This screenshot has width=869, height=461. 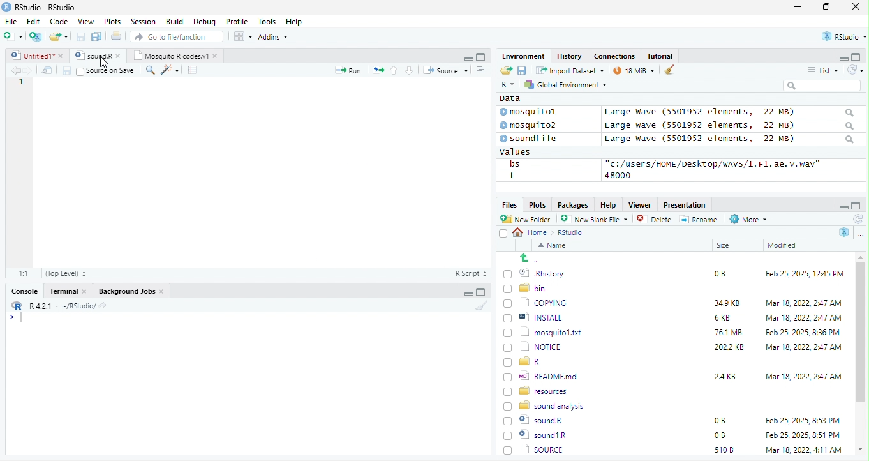 I want to click on © sound1R, so click(x=537, y=421).